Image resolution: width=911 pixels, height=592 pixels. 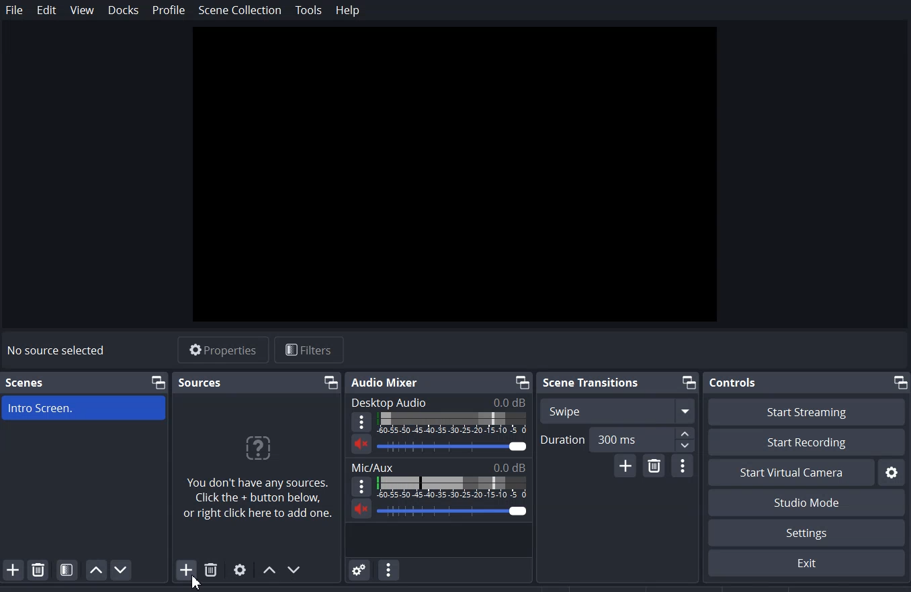 What do you see at coordinates (67, 570) in the screenshot?
I see `Open scene filter` at bounding box center [67, 570].